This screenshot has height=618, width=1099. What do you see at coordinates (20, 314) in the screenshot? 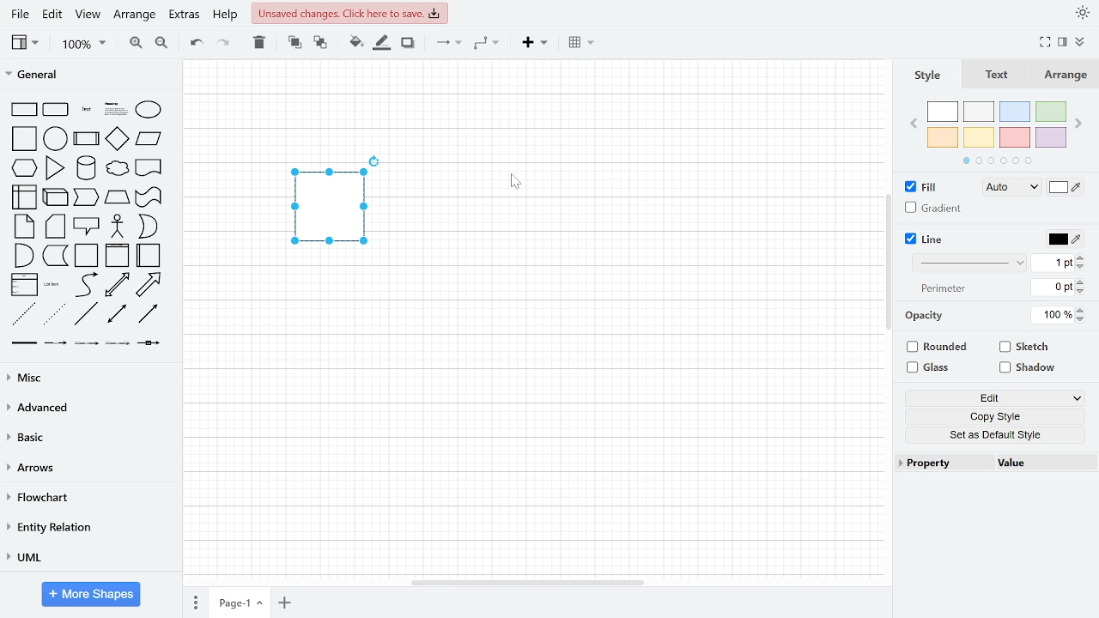
I see `dashed line` at bounding box center [20, 314].